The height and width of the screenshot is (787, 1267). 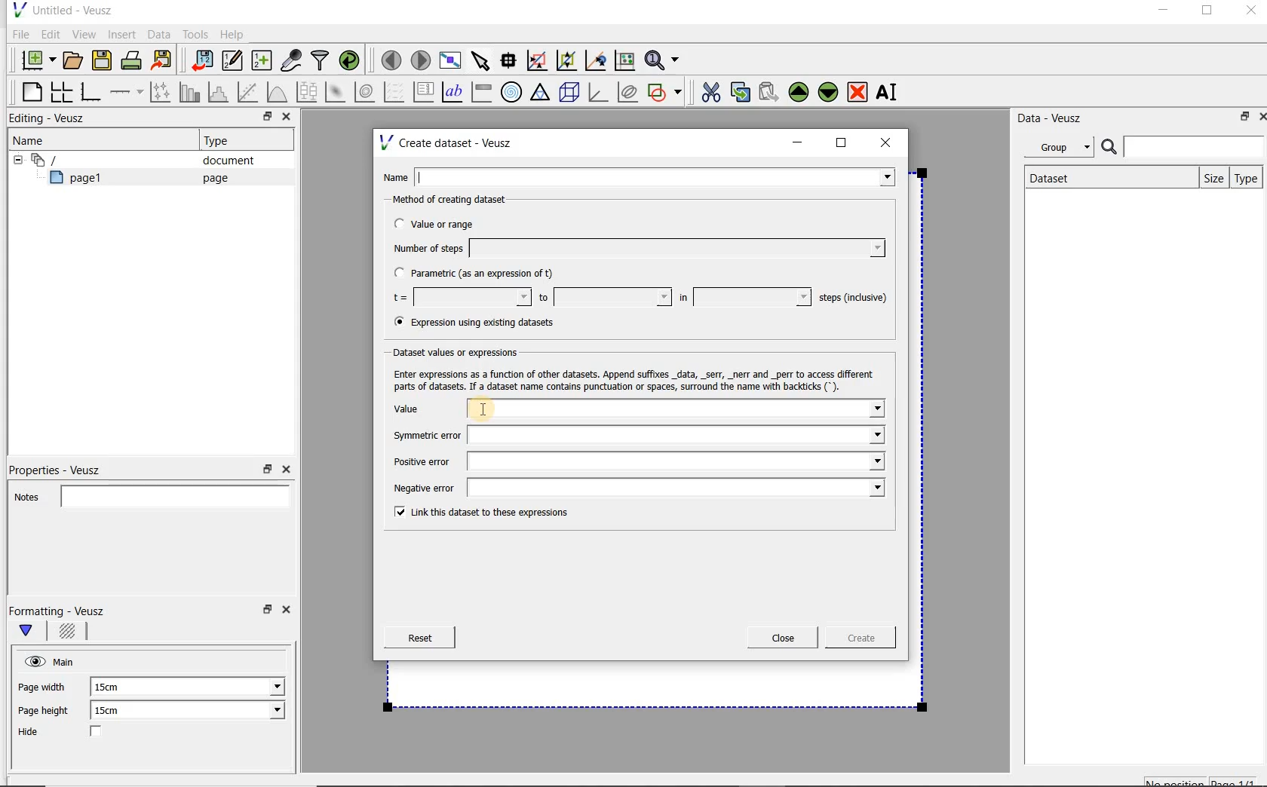 What do you see at coordinates (1247, 178) in the screenshot?
I see `Type` at bounding box center [1247, 178].